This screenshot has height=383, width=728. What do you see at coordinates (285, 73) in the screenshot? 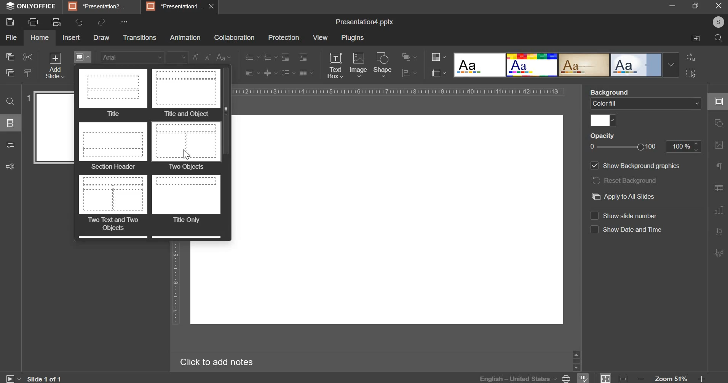
I see `line spacing` at bounding box center [285, 73].